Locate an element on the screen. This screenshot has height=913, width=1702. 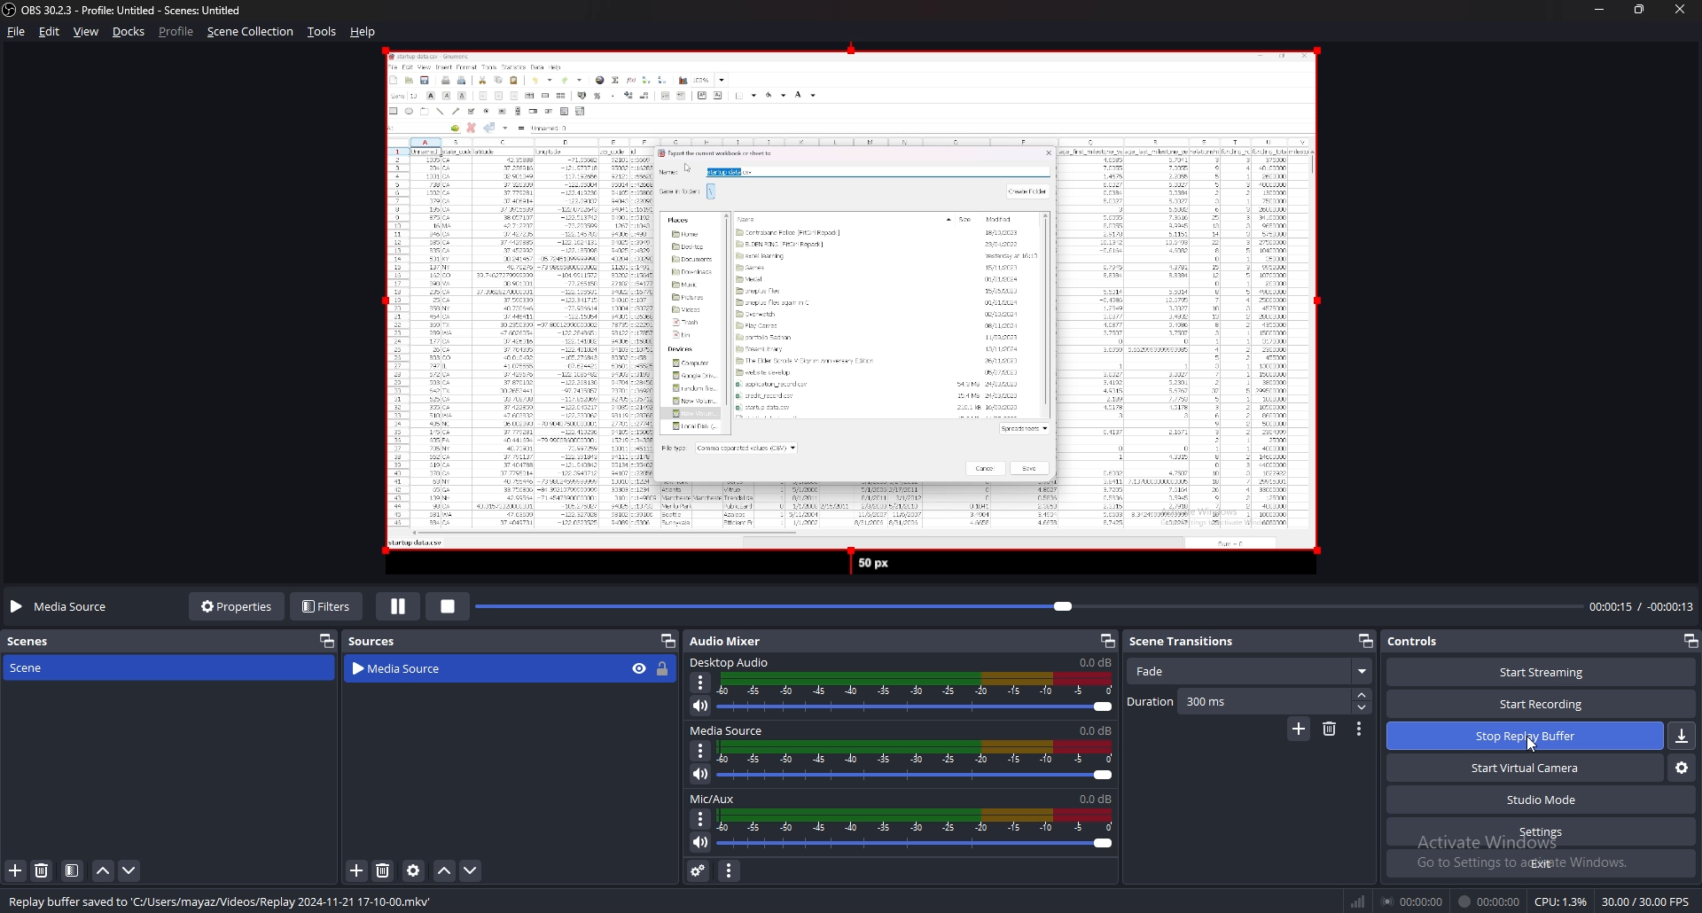
move scene up is located at coordinates (104, 871).